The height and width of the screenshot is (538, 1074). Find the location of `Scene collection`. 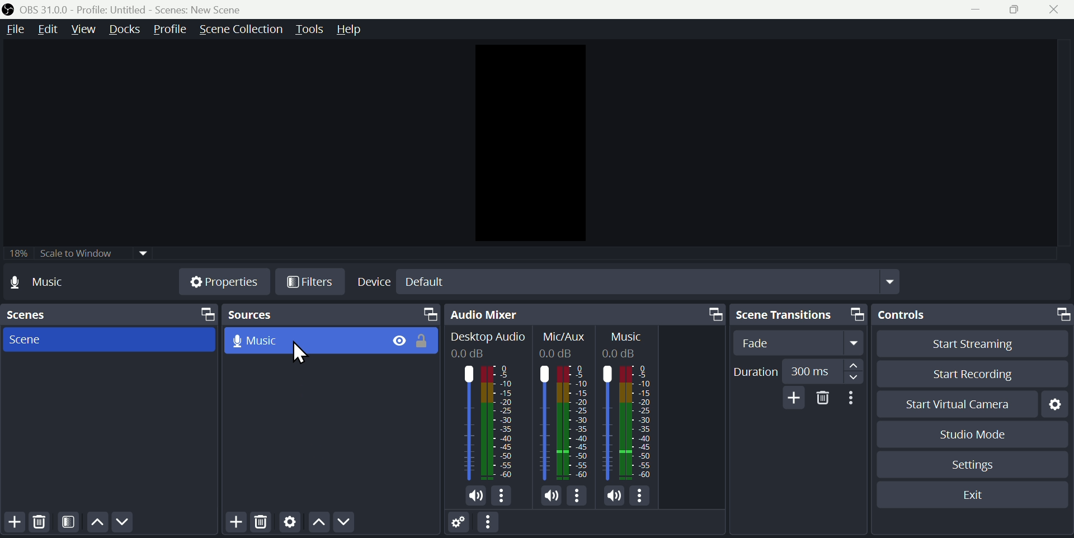

Scene collection is located at coordinates (243, 29).